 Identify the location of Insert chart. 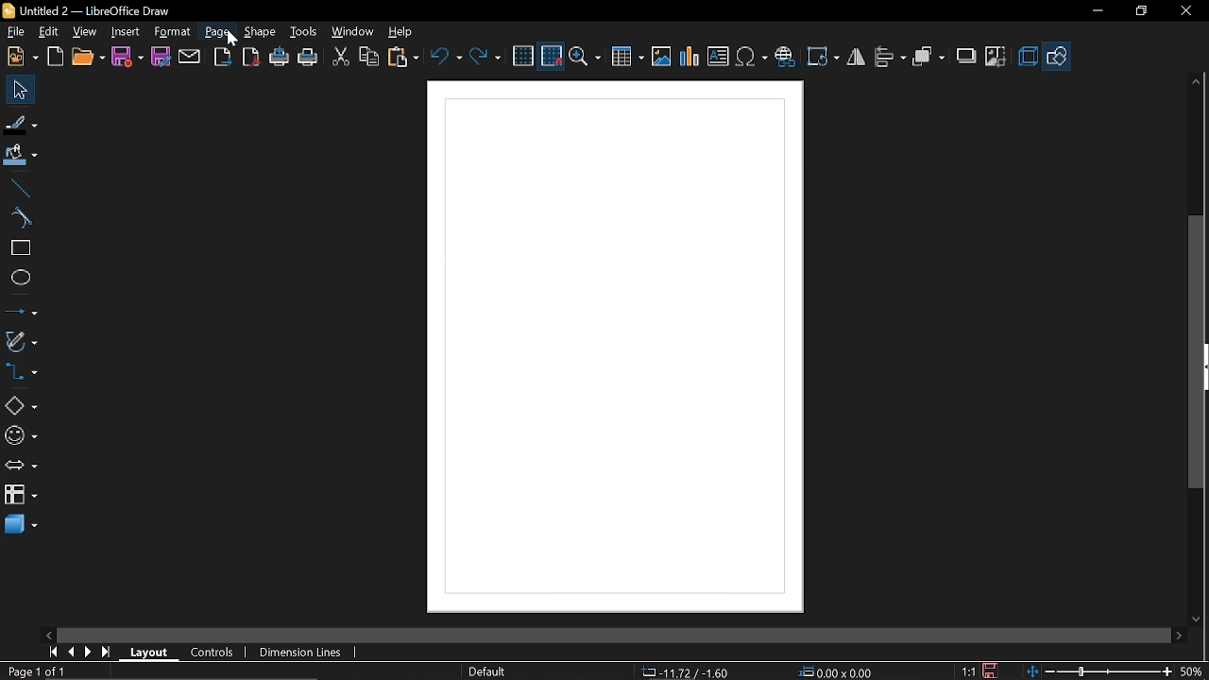
(690, 59).